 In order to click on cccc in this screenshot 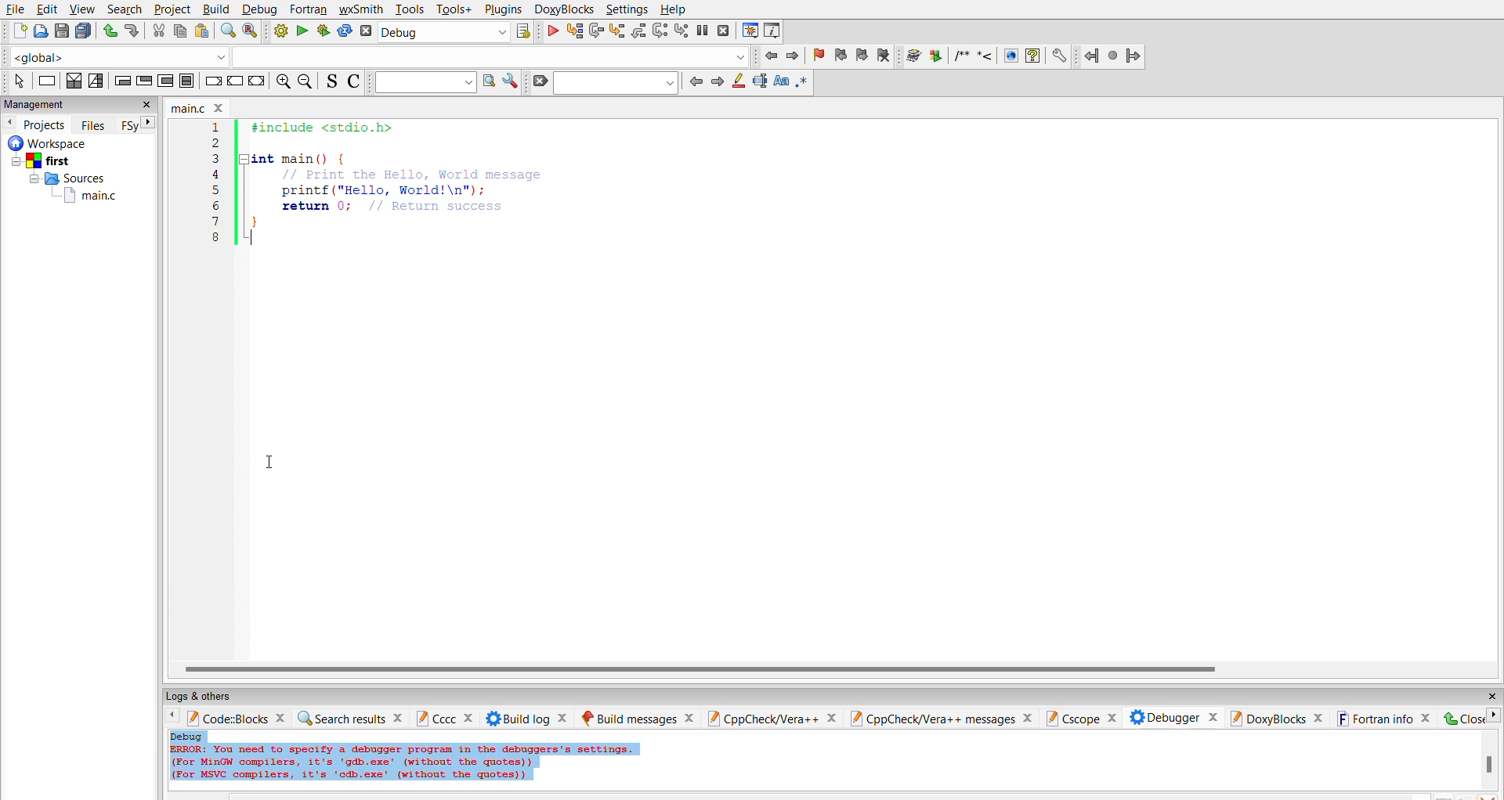, I will do `click(440, 717)`.